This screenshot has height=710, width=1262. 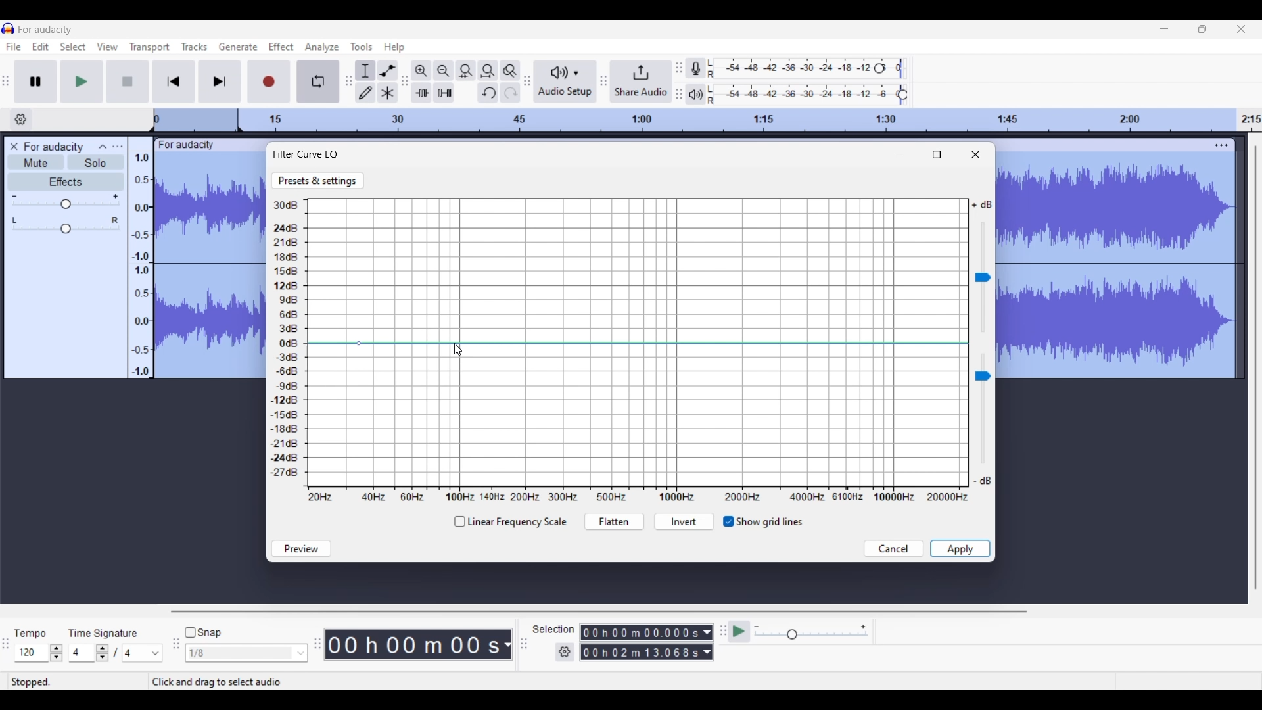 What do you see at coordinates (757, 627) in the screenshot?
I see `Min. playback speed` at bounding box center [757, 627].